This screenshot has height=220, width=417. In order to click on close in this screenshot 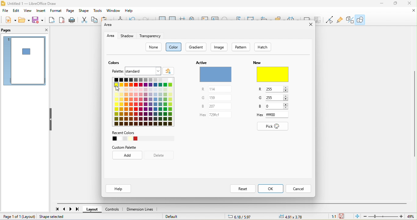, I will do `click(310, 25)`.